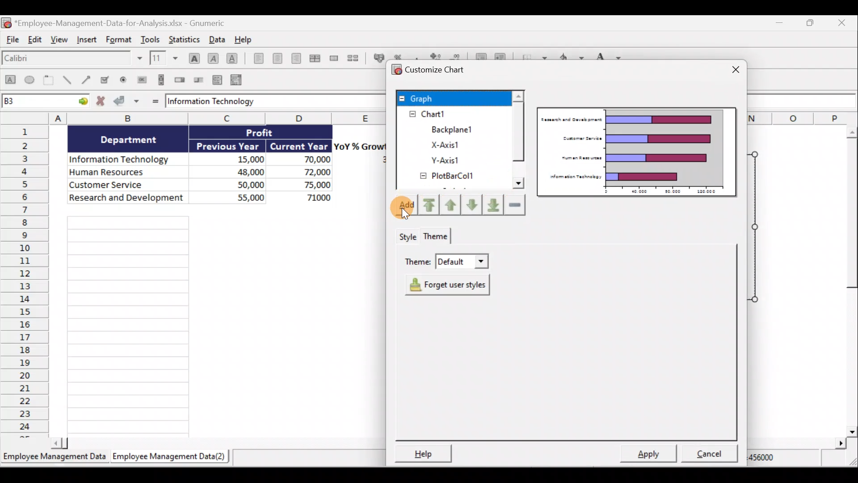  Describe the element at coordinates (494, 206) in the screenshot. I see `Move downward` at that location.